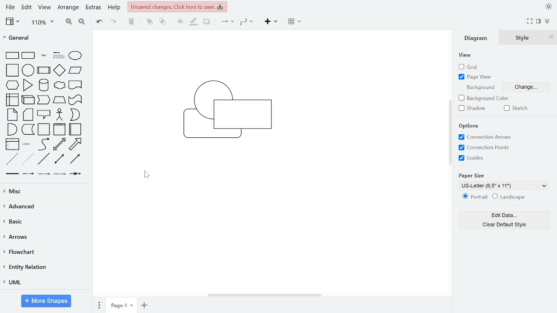  What do you see at coordinates (469, 67) in the screenshot?
I see `grid` at bounding box center [469, 67].